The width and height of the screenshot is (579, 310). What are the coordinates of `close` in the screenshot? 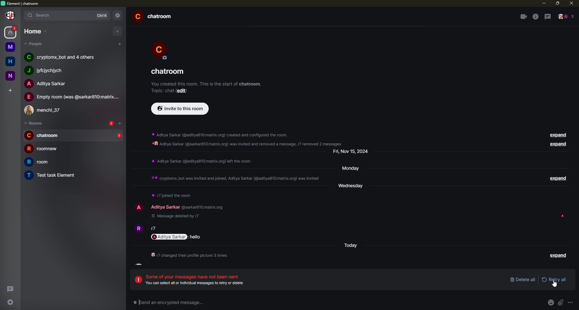 It's located at (571, 4).